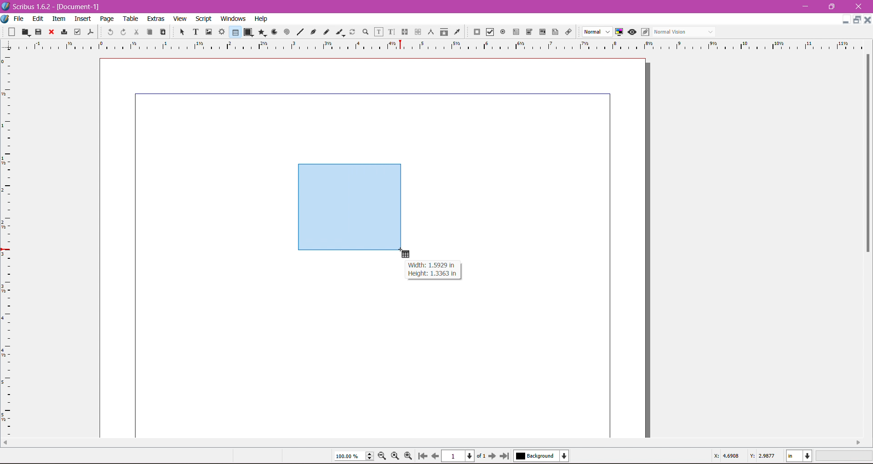  I want to click on Close, so click(50, 32).